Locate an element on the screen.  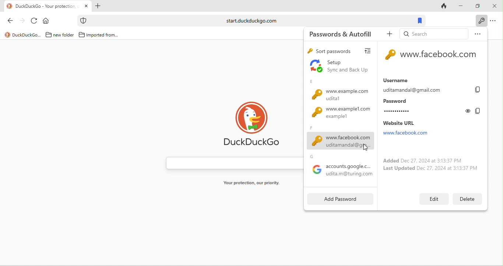
website url is located at coordinates (413, 128).